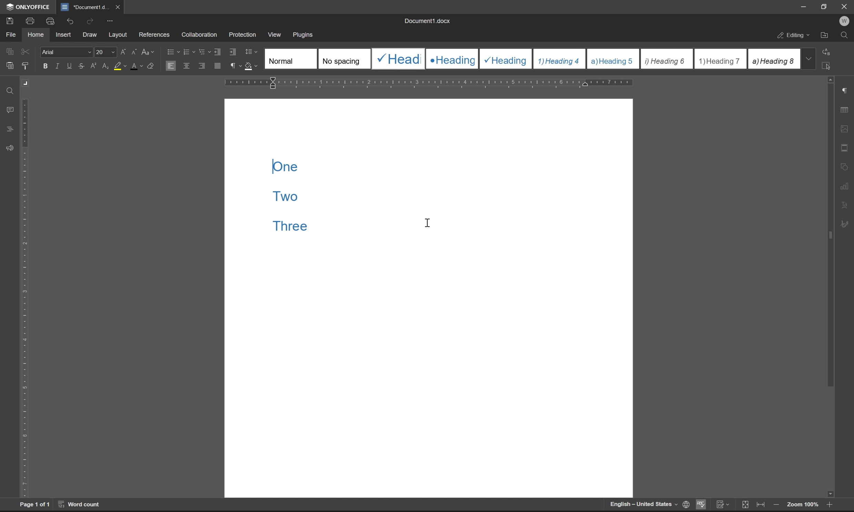 This screenshot has height=512, width=854. I want to click on Margin, so click(27, 83).